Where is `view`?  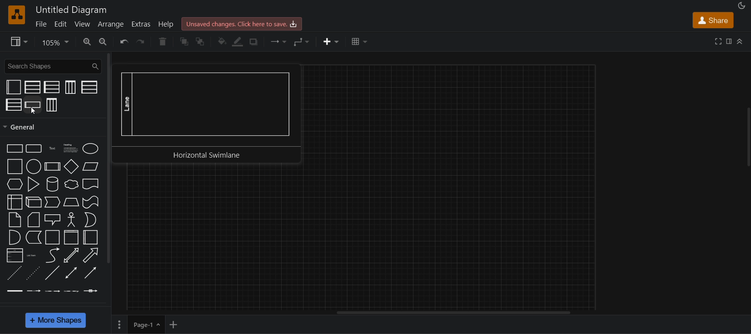
view is located at coordinates (17, 41).